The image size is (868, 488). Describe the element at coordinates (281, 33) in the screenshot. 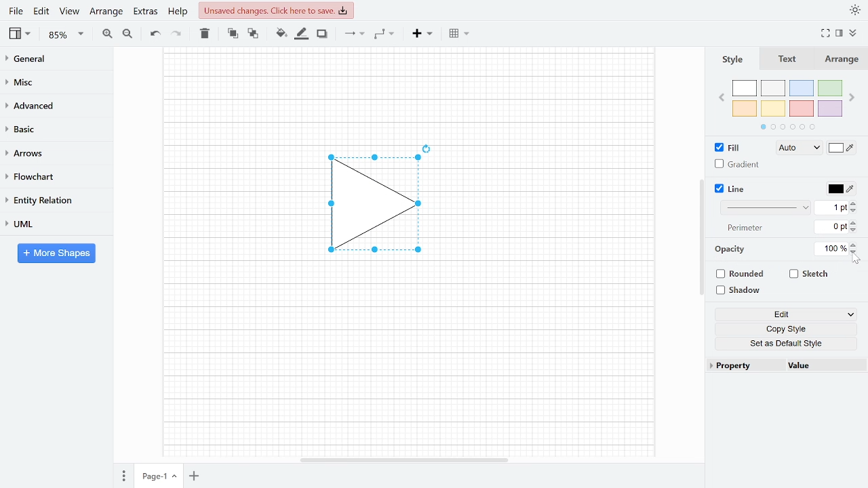

I see `Fill color` at that location.